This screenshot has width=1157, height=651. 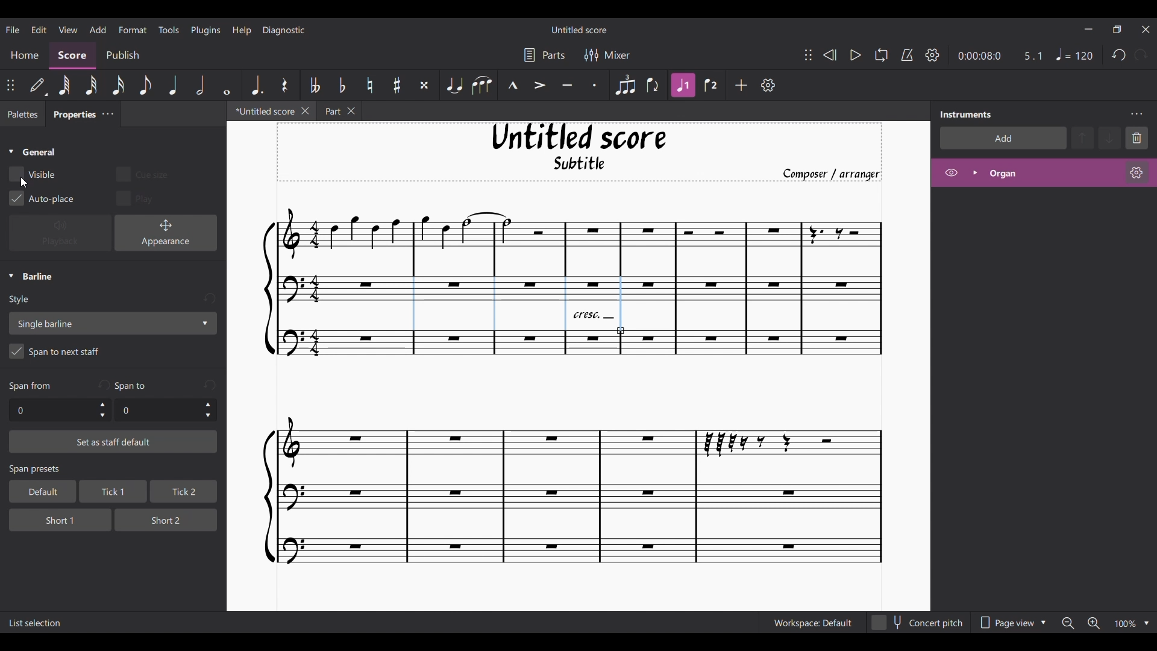 I want to click on Current tab highlighted, so click(x=261, y=113).